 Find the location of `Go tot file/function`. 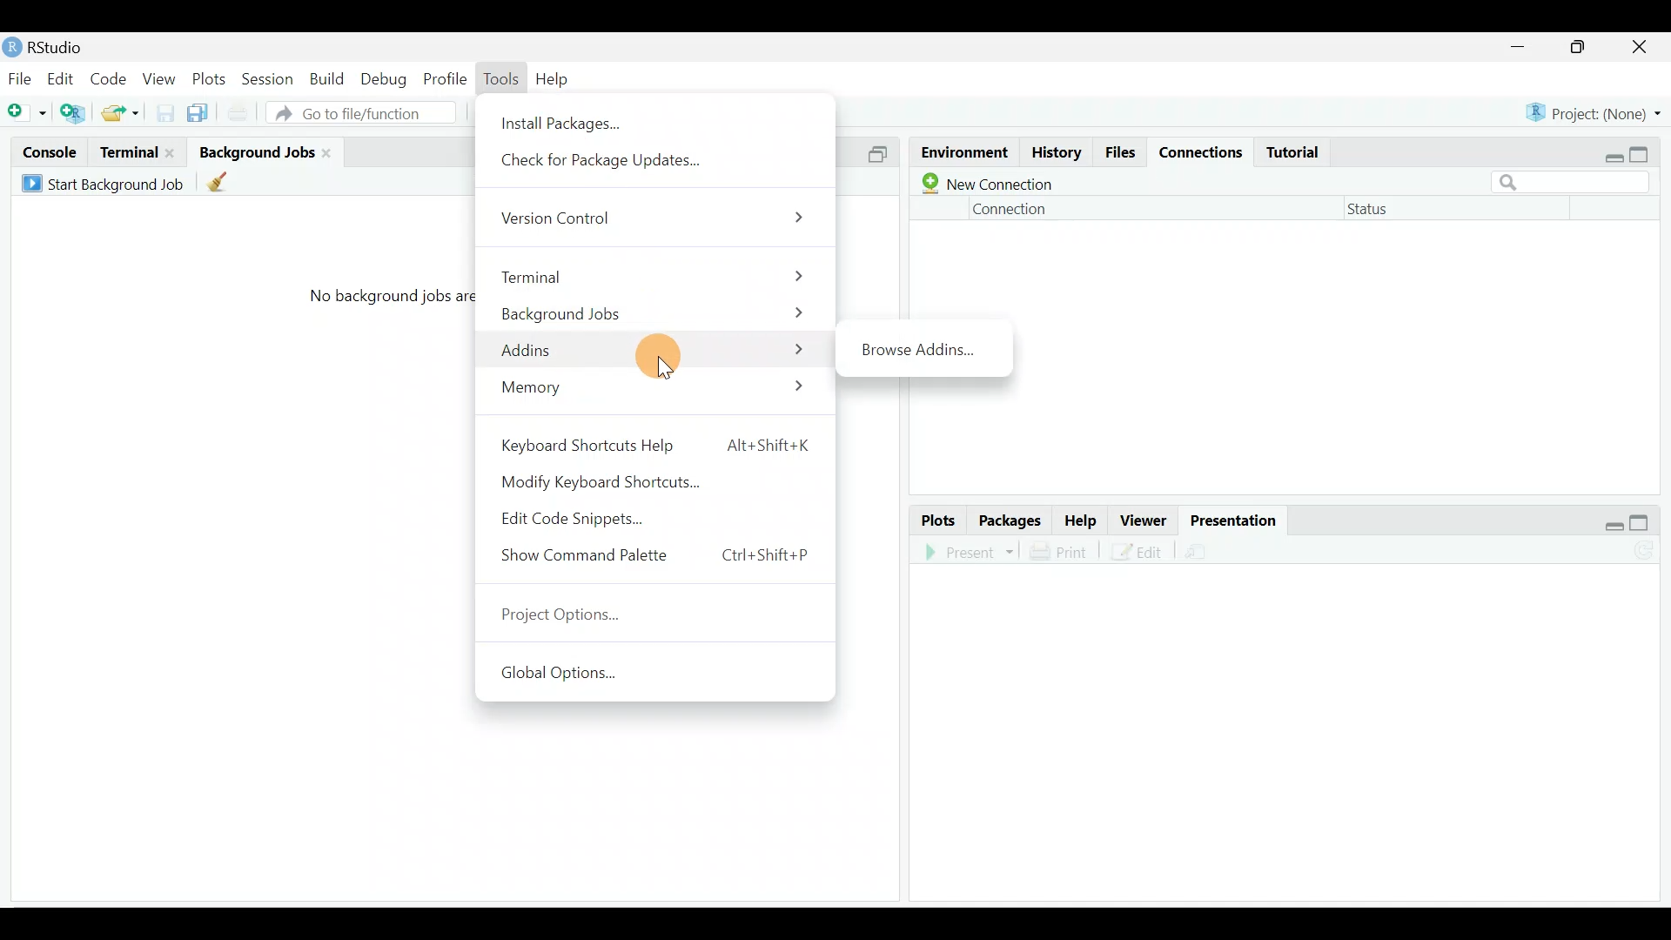

Go tot file/function is located at coordinates (366, 113).